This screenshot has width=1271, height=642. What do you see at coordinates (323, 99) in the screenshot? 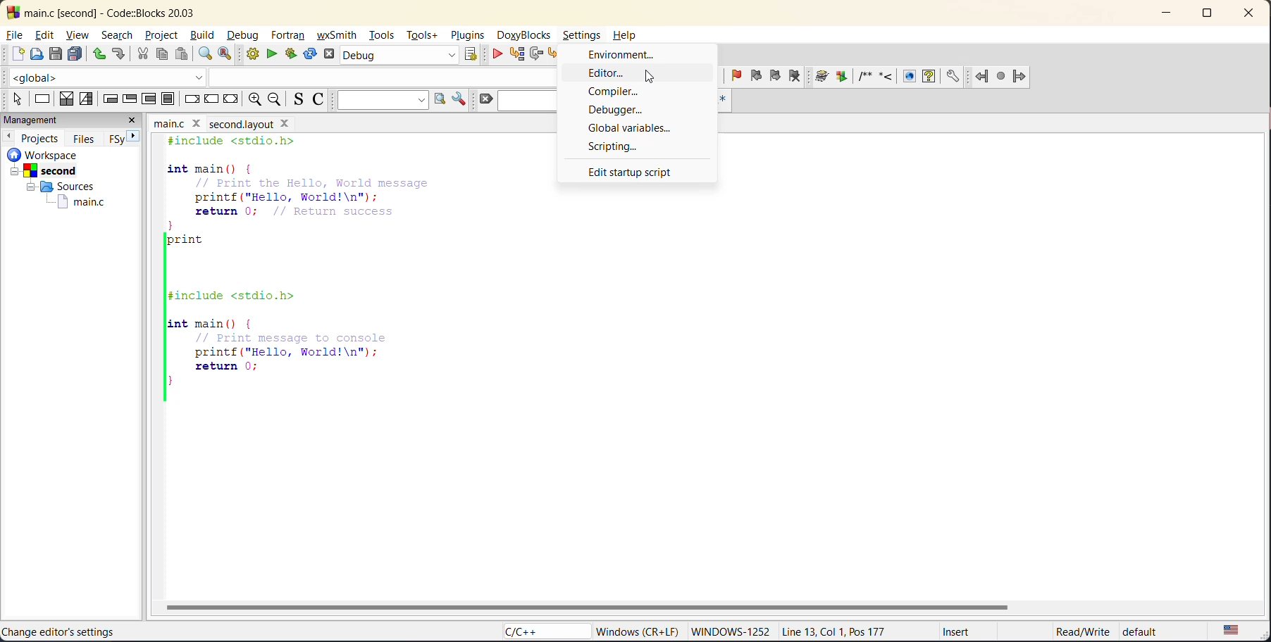
I see `toggle comments` at bounding box center [323, 99].